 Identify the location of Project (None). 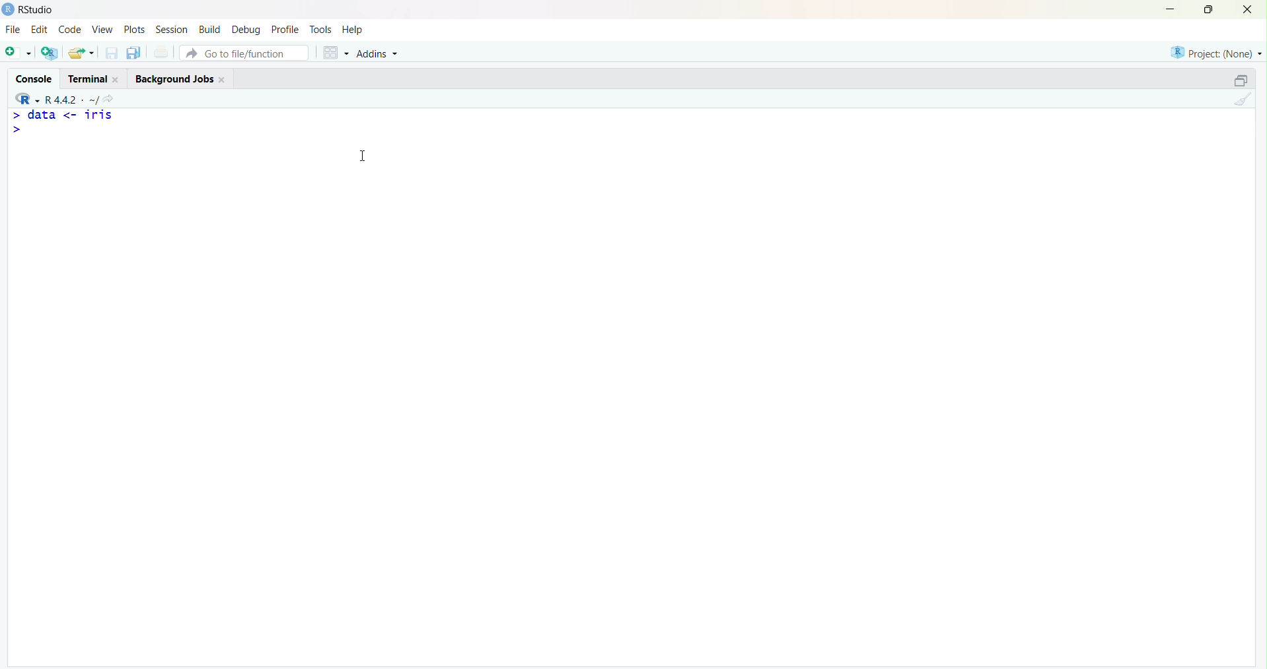
(1215, 52).